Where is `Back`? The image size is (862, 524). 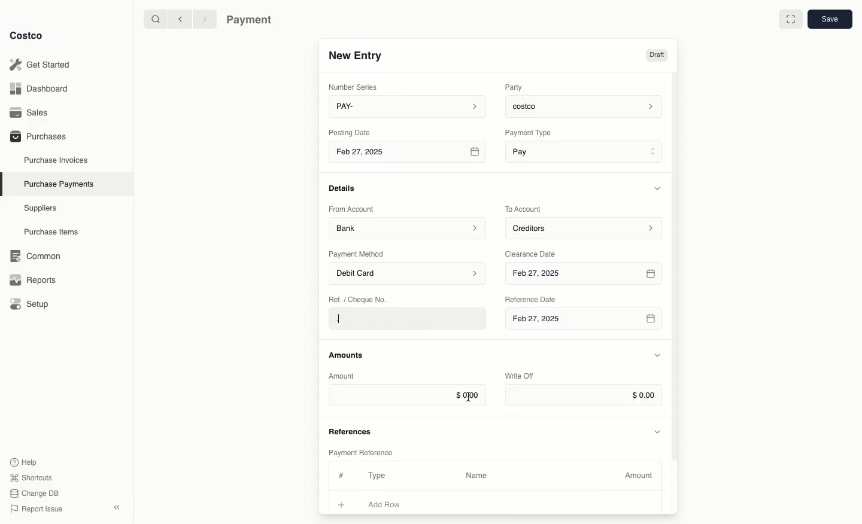 Back is located at coordinates (180, 19).